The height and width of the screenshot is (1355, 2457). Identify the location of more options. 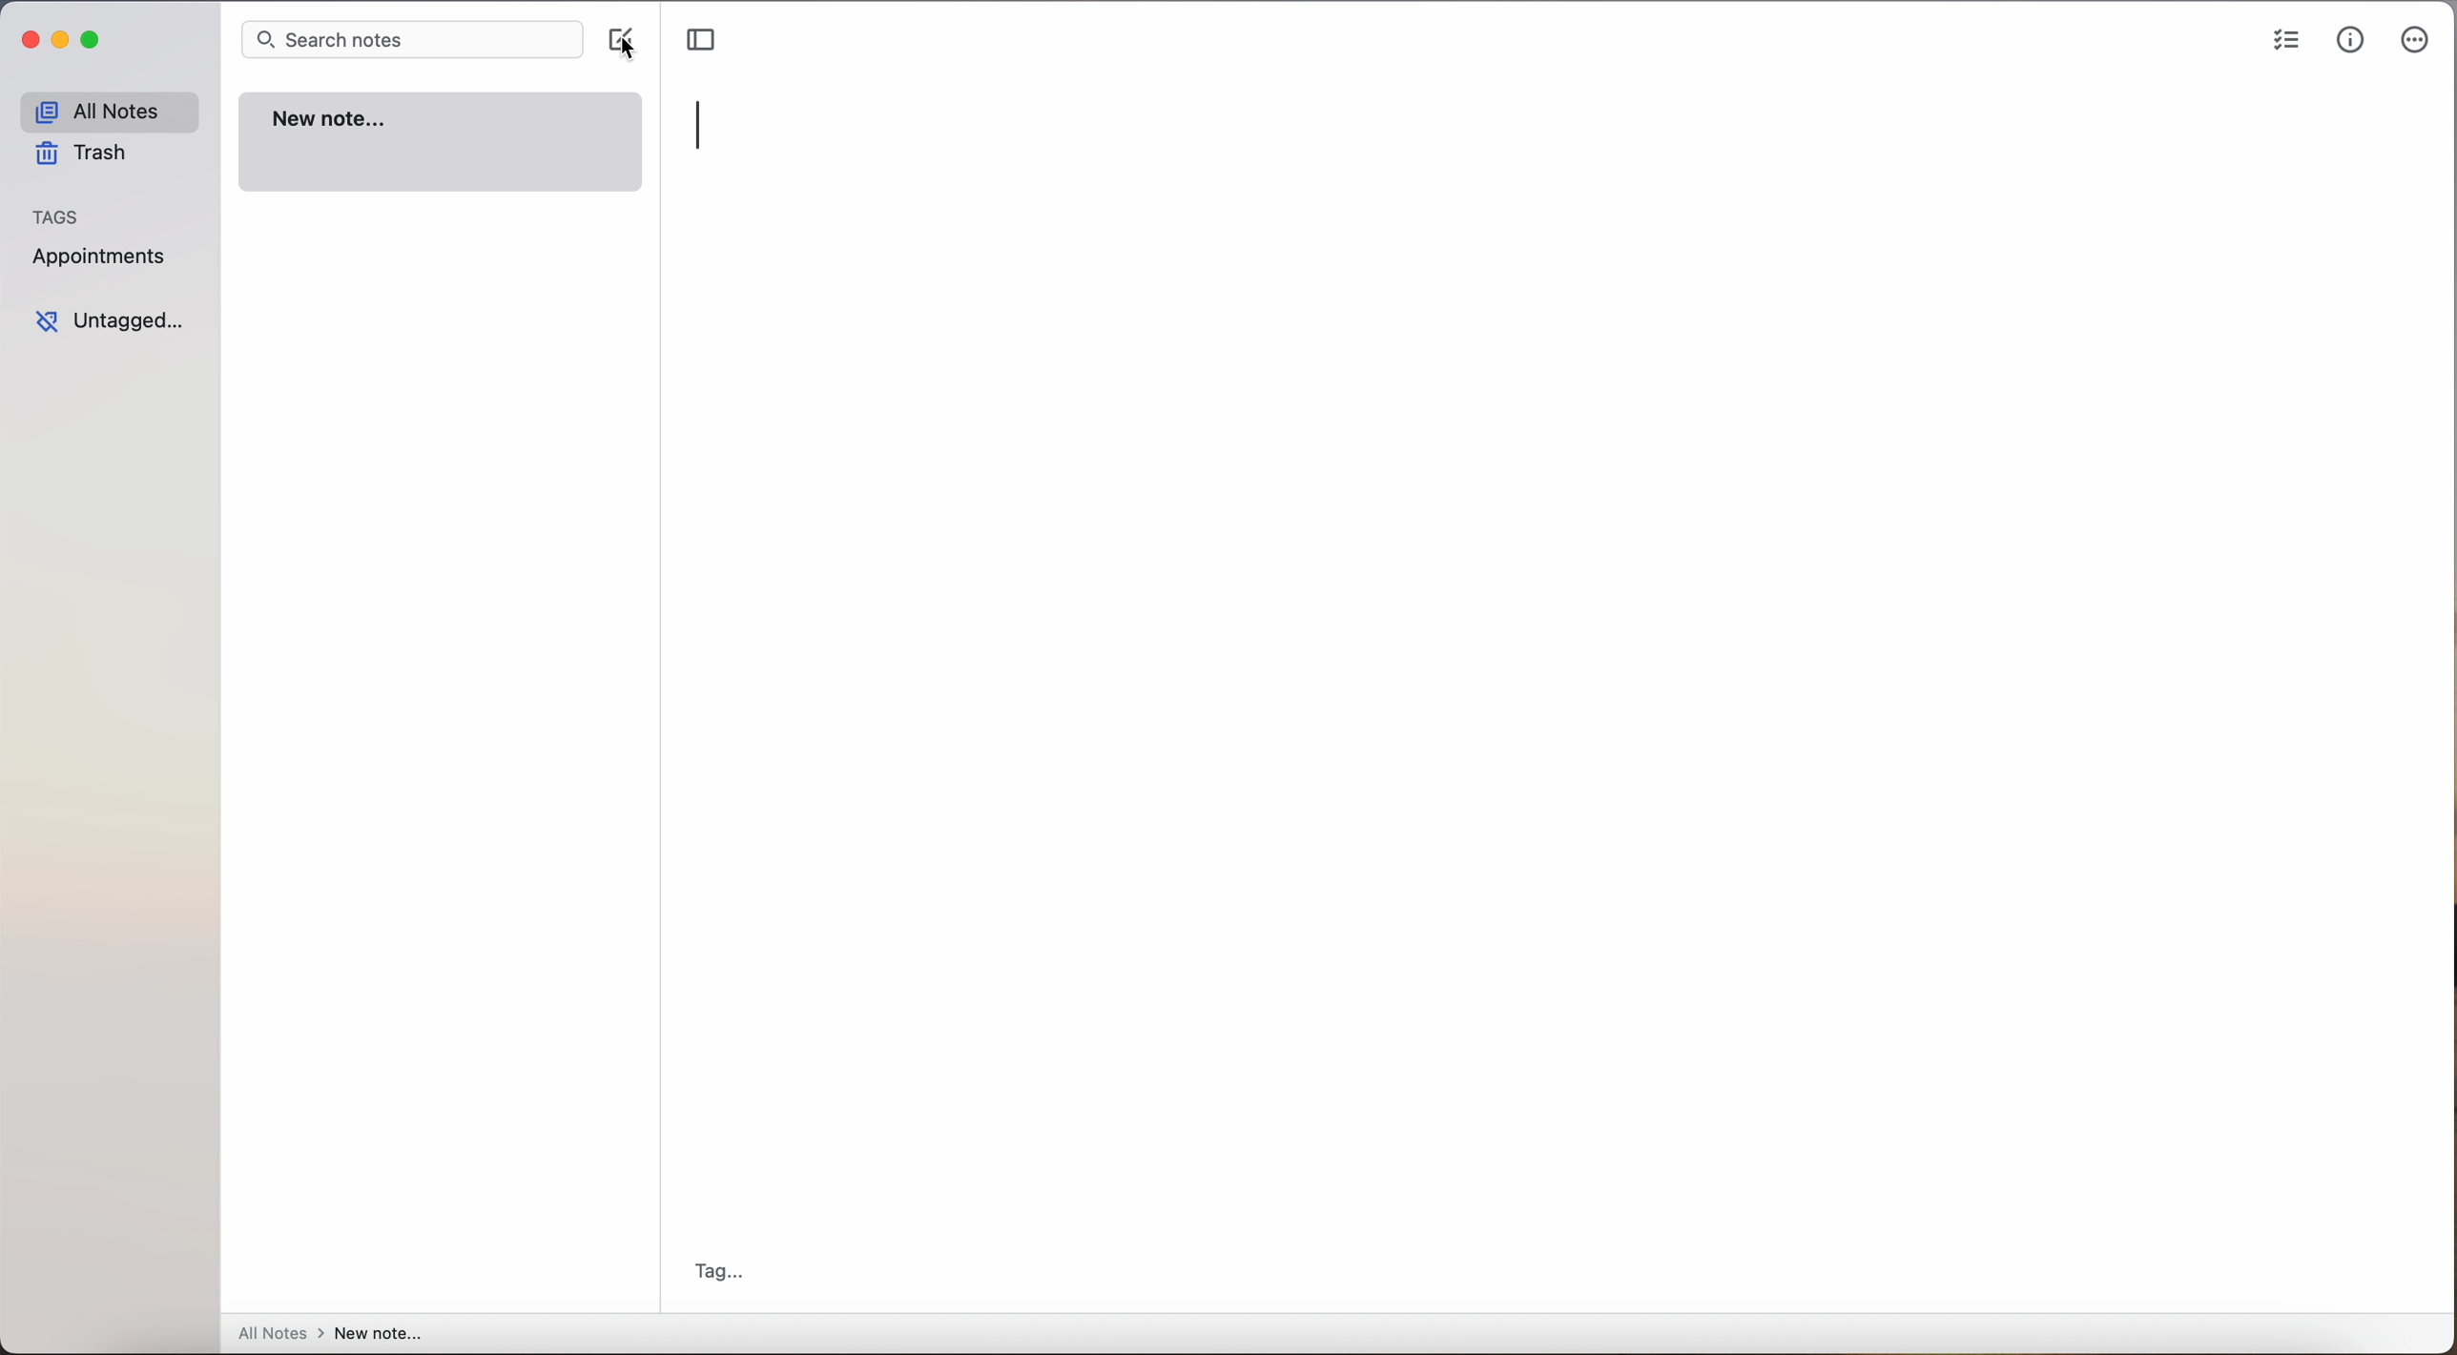
(2419, 39).